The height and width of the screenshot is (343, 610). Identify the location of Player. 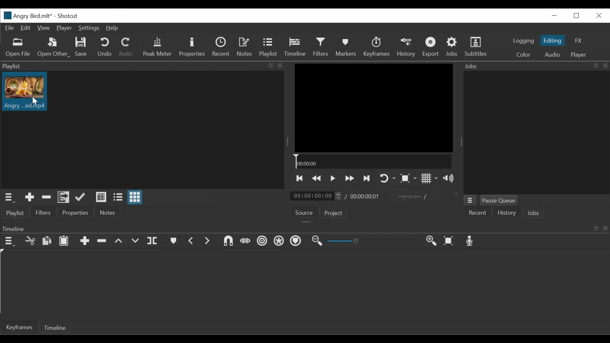
(578, 55).